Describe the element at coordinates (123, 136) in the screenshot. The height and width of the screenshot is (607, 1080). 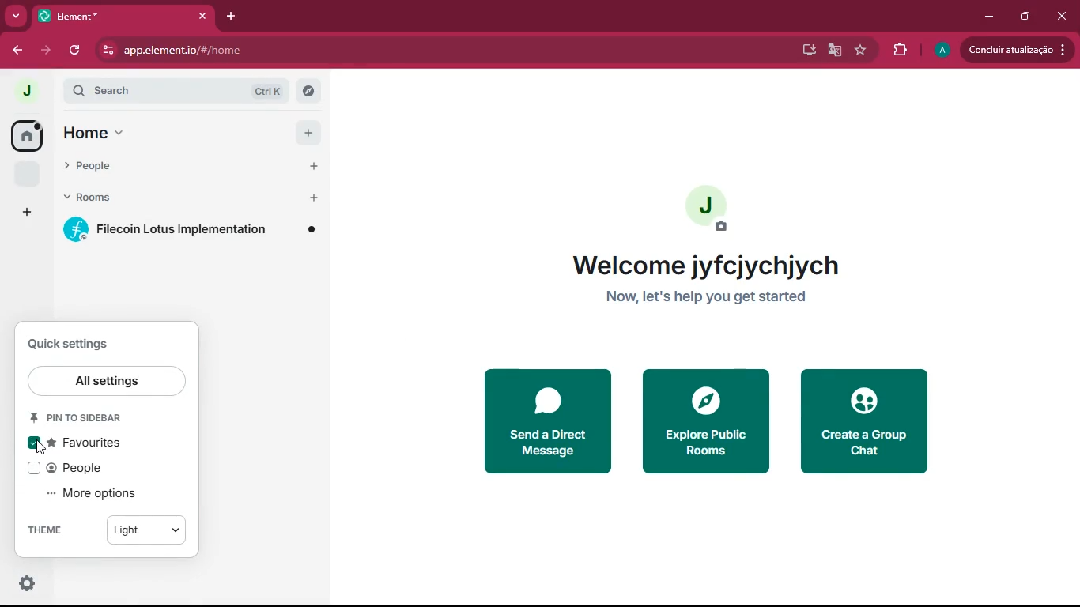
I see `menu` at that location.